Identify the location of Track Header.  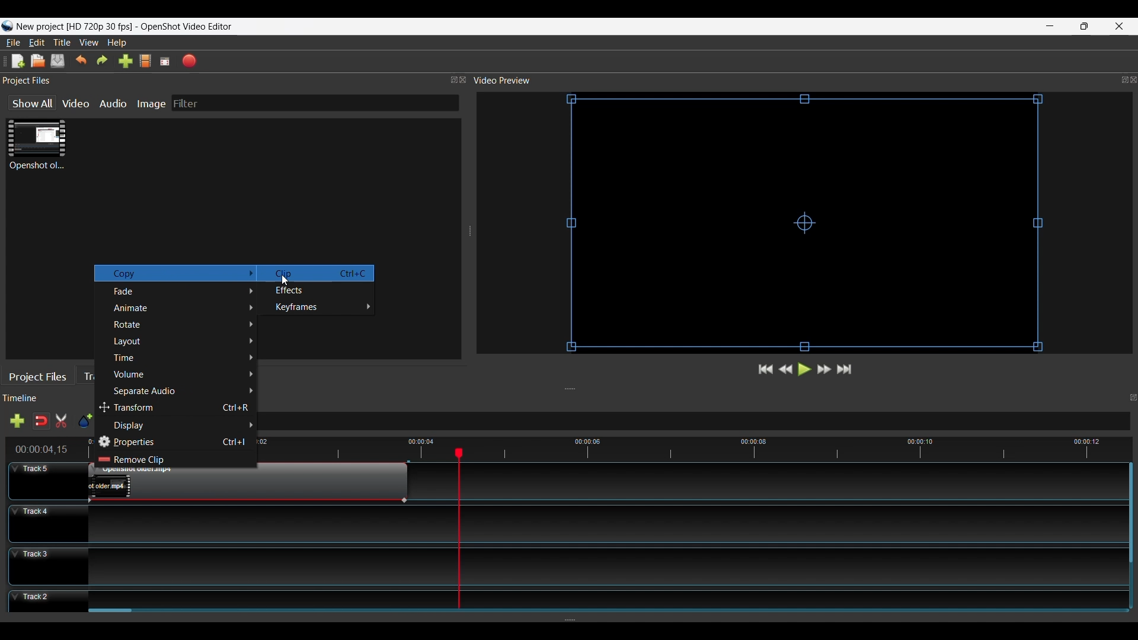
(47, 522).